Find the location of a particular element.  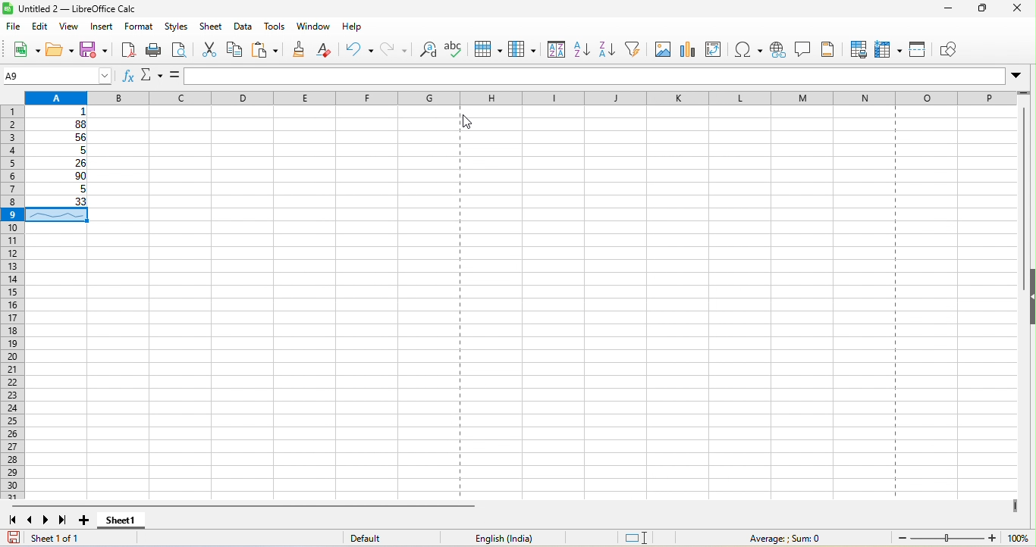

help is located at coordinates (353, 30).